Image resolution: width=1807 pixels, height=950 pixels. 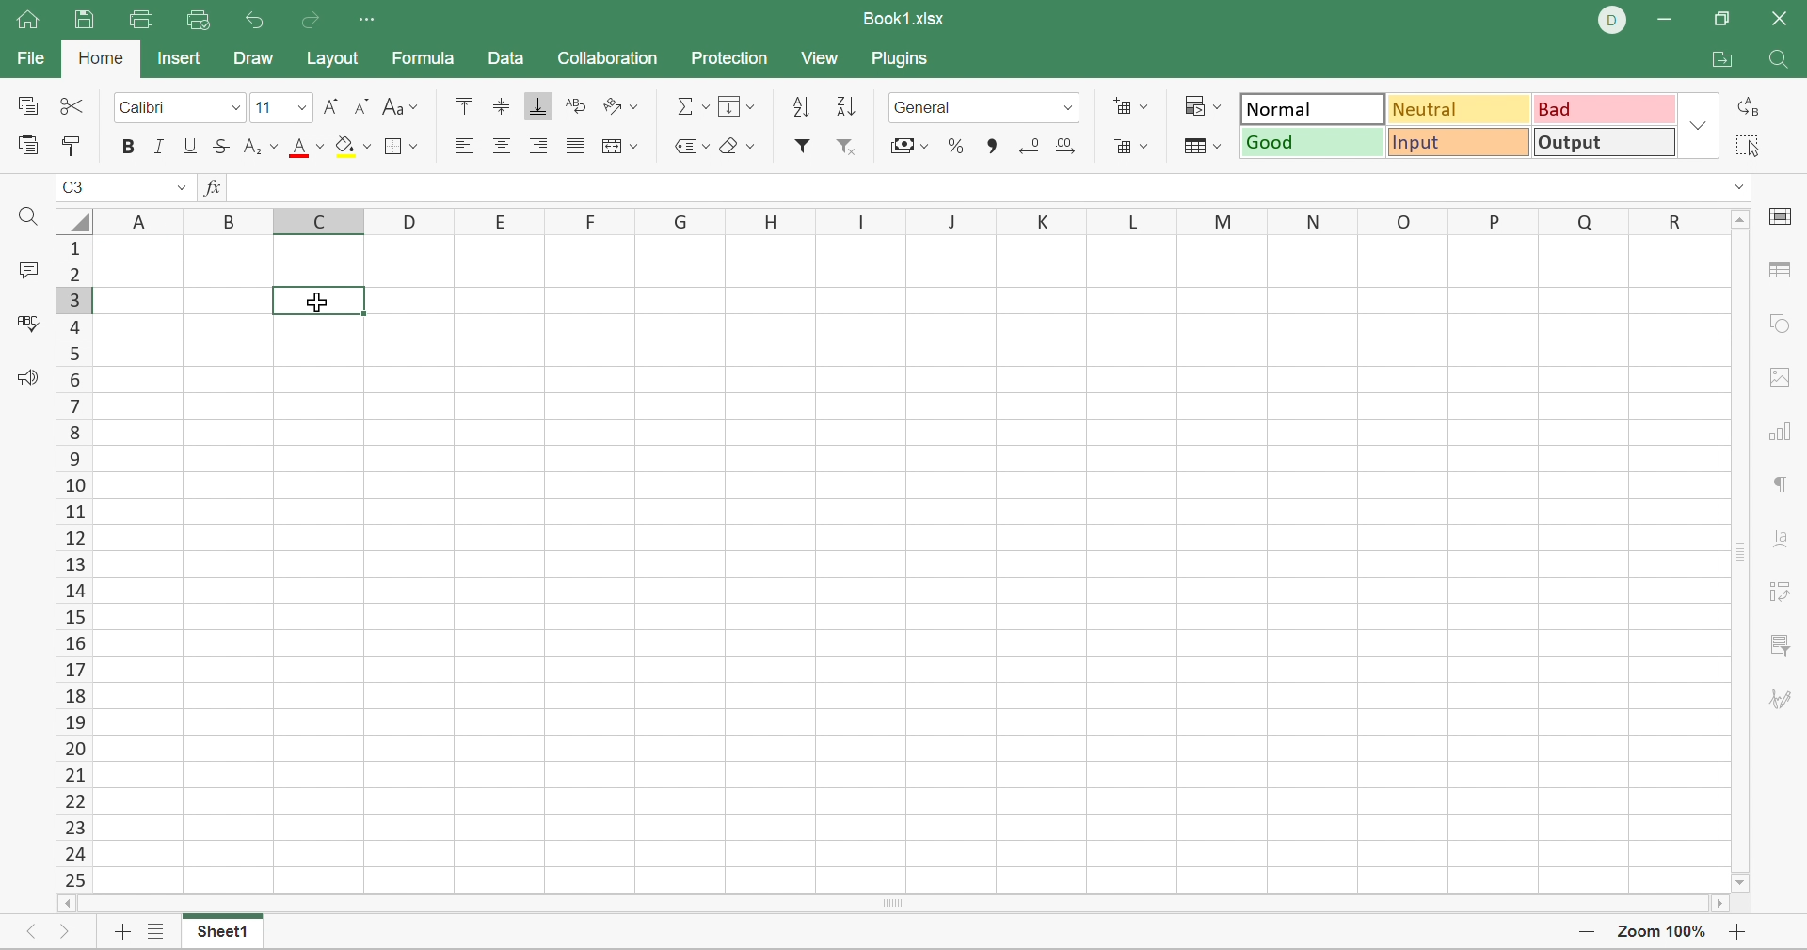 What do you see at coordinates (258, 20) in the screenshot?
I see `Undo` at bounding box center [258, 20].